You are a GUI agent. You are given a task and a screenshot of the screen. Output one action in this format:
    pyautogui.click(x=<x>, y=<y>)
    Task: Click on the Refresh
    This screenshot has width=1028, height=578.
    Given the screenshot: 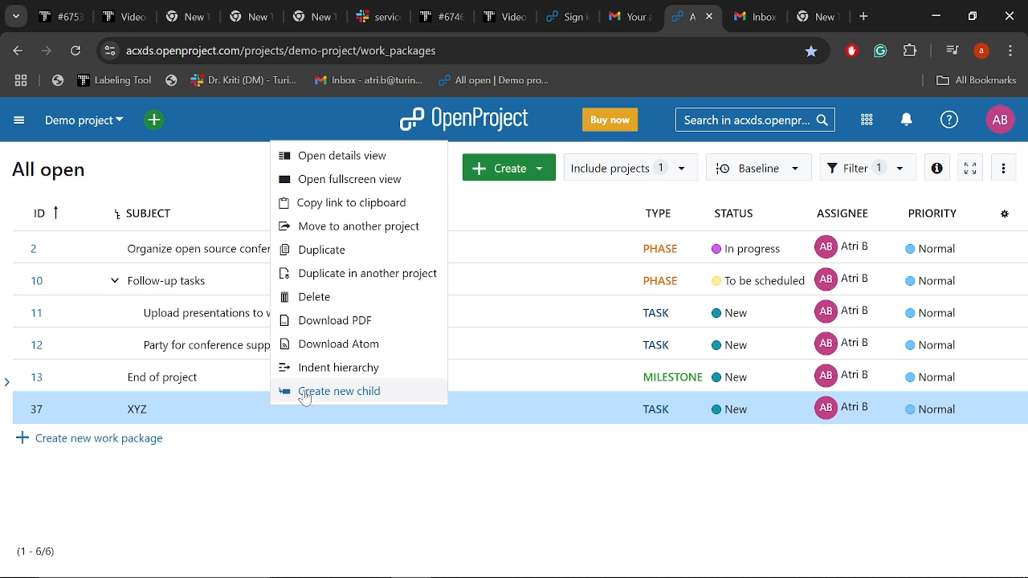 What is the action you would take?
    pyautogui.click(x=78, y=51)
    